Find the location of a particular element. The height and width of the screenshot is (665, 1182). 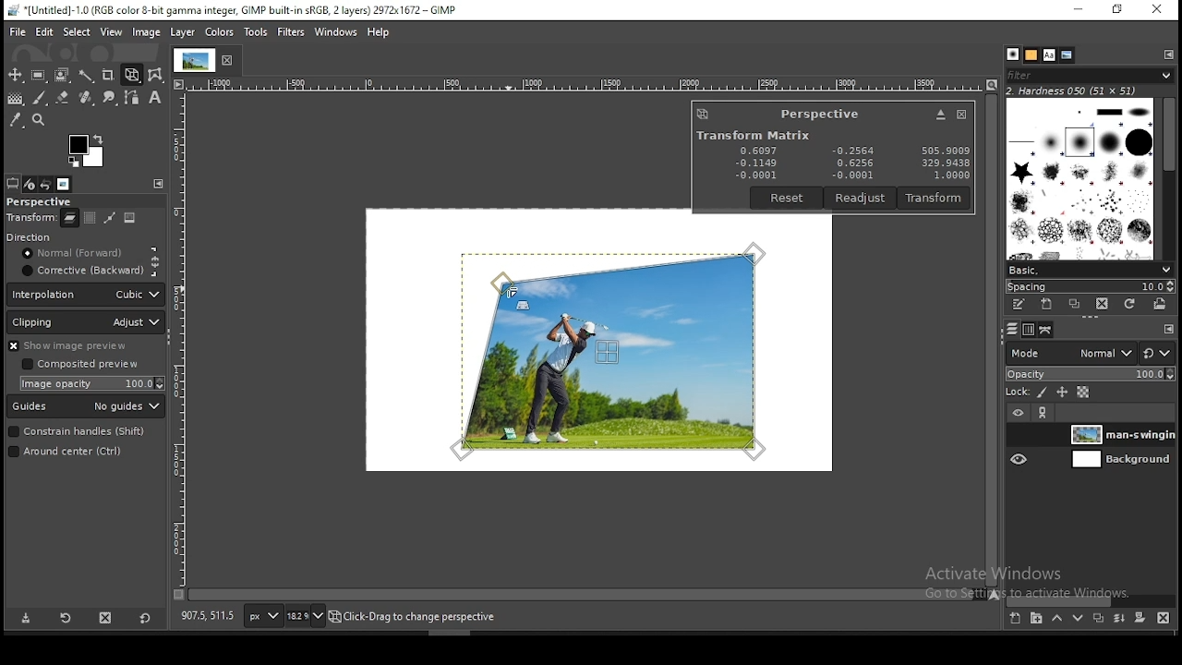

filters is located at coordinates (290, 31).